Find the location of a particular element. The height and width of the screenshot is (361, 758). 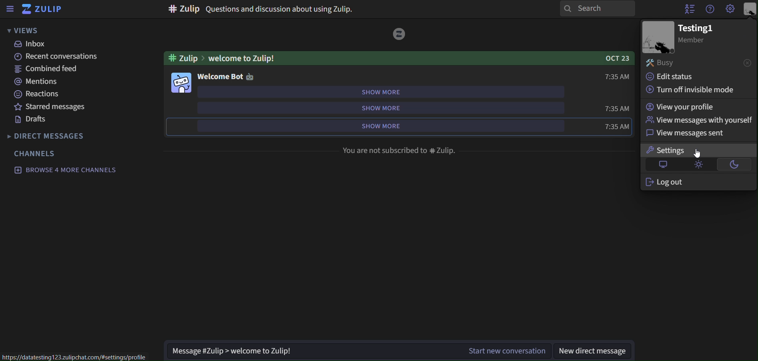

Message #Zulip>welcome to Zulip is located at coordinates (297, 349).